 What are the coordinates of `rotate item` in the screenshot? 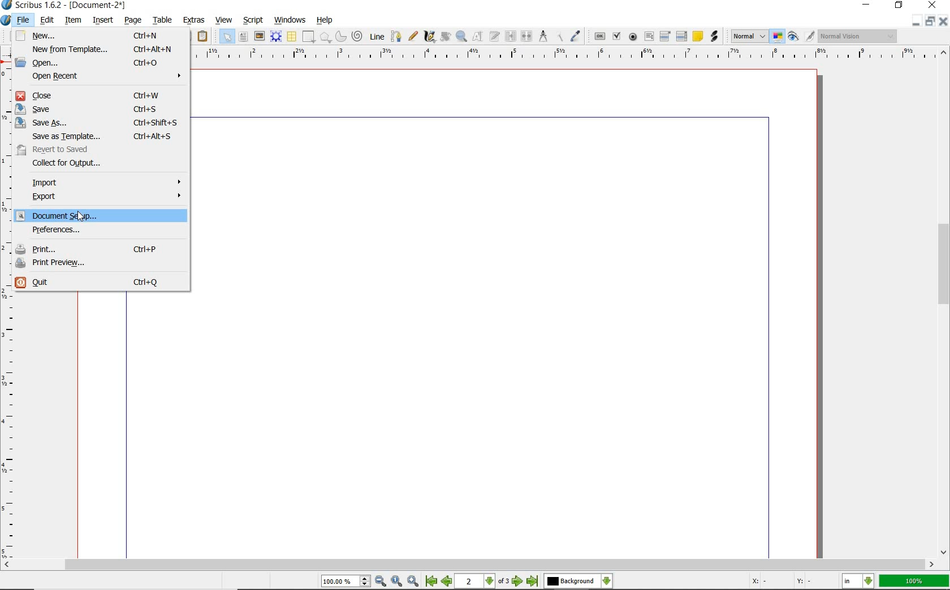 It's located at (445, 36).